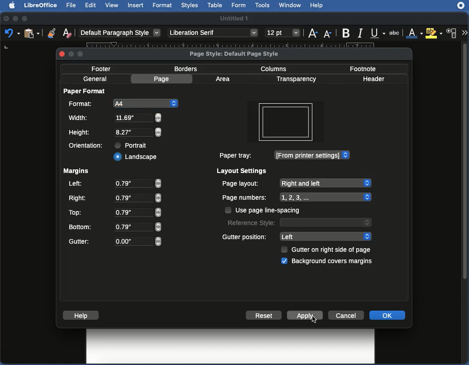 This screenshot has height=365, width=469. Describe the element at coordinates (237, 54) in the screenshot. I see `Page style: Default page style` at that location.